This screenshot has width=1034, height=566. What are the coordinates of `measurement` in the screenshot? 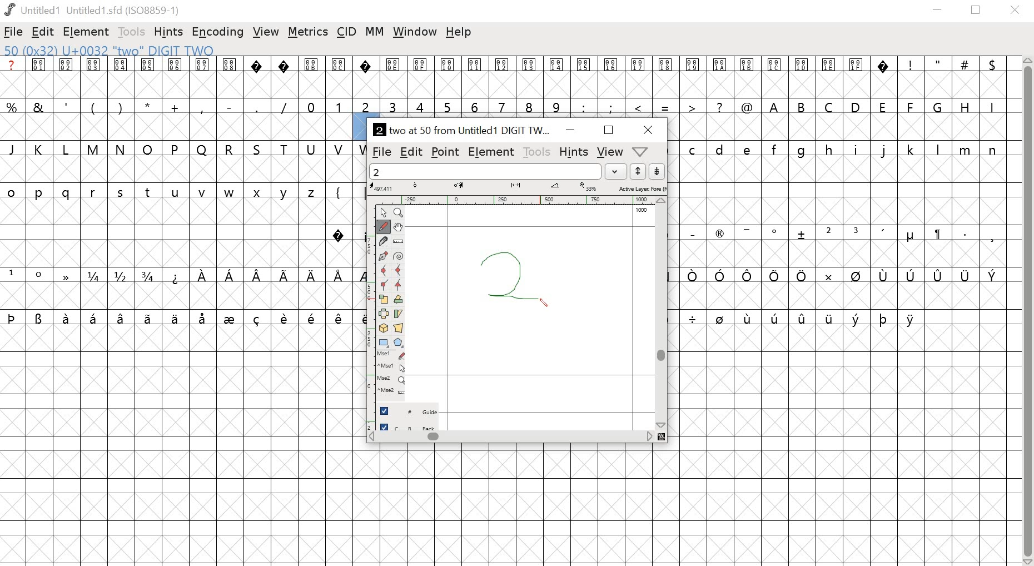 It's located at (516, 187).